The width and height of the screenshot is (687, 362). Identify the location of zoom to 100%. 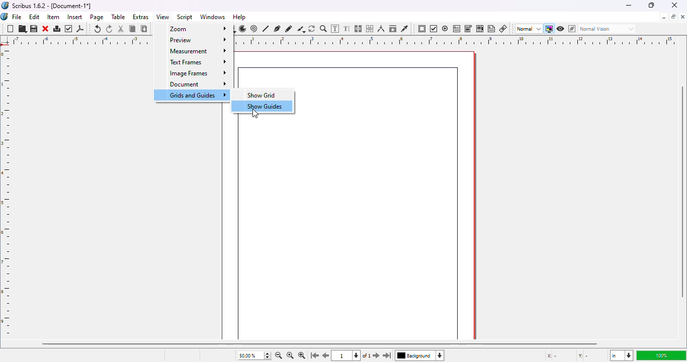
(289, 356).